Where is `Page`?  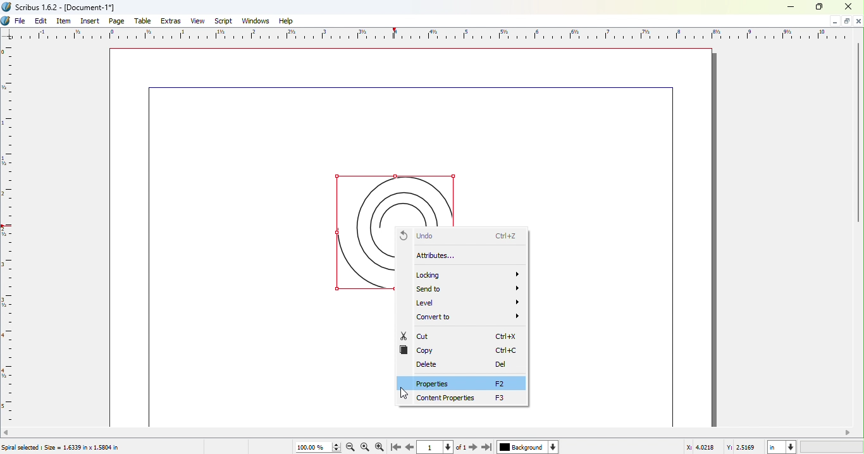 Page is located at coordinates (118, 21).